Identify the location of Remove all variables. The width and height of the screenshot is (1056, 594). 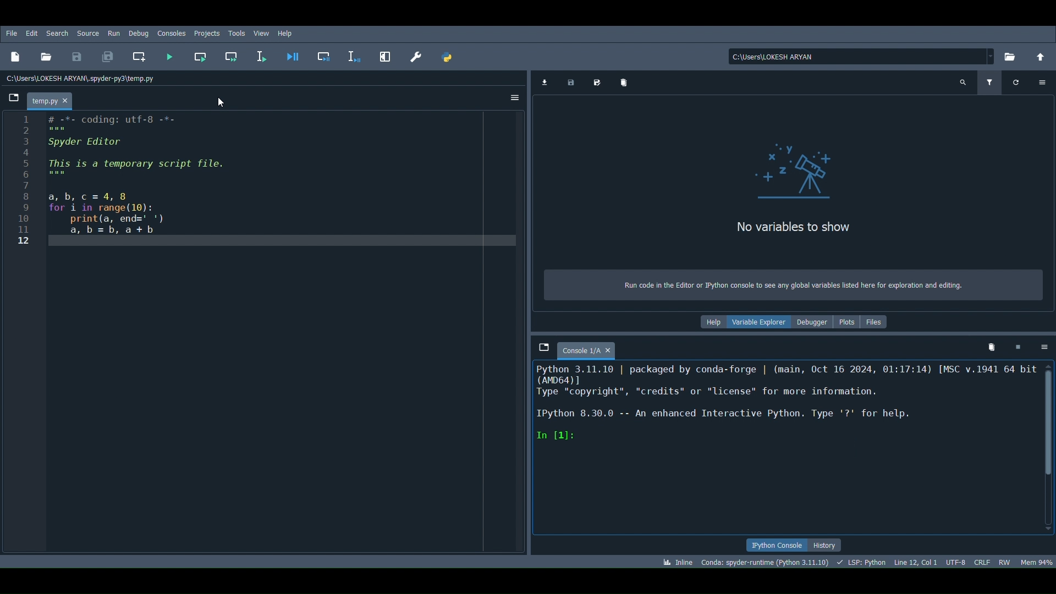
(626, 82).